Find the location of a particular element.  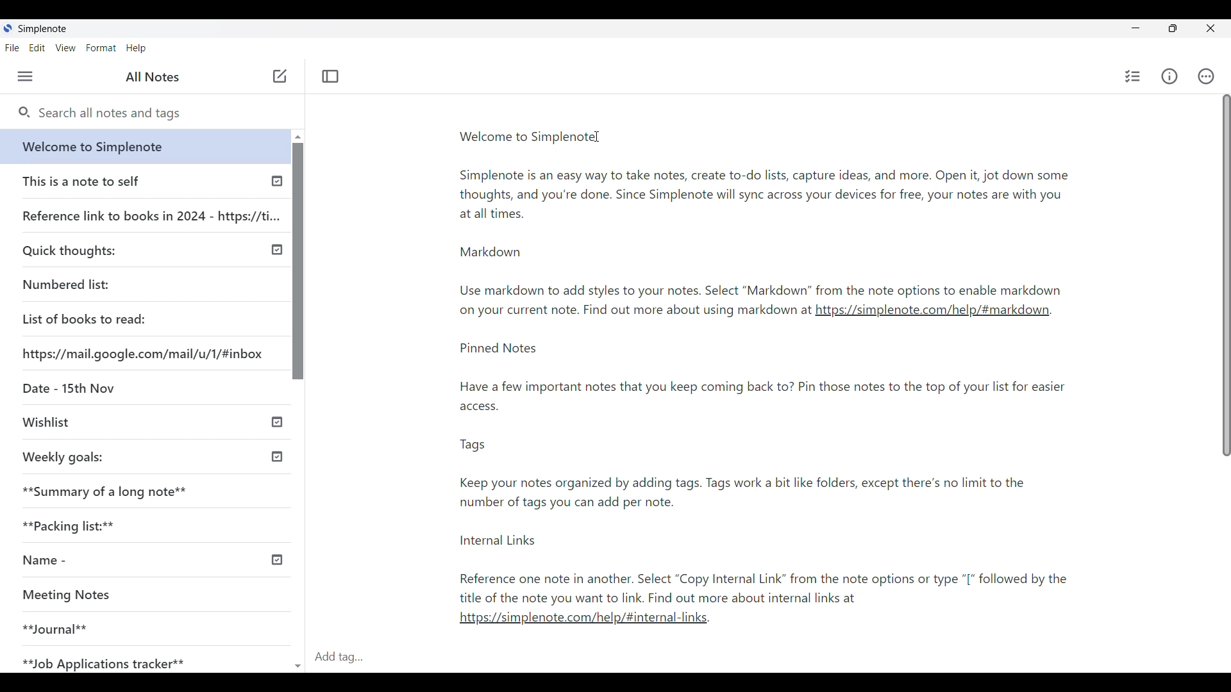

Insert checklist is located at coordinates (1133, 76).